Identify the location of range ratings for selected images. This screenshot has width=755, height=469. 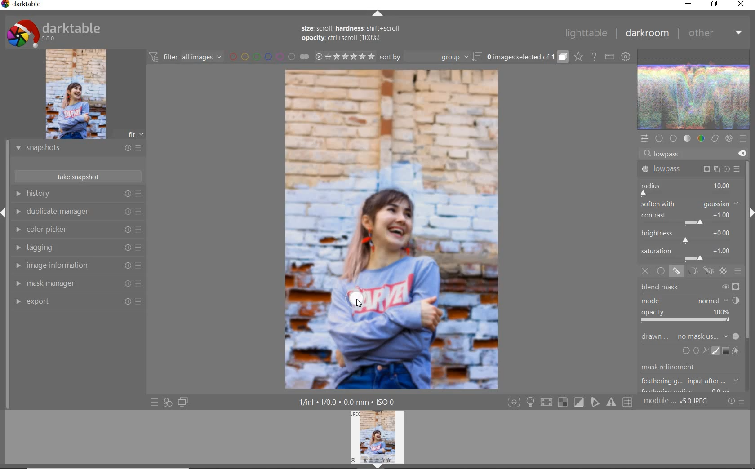
(345, 56).